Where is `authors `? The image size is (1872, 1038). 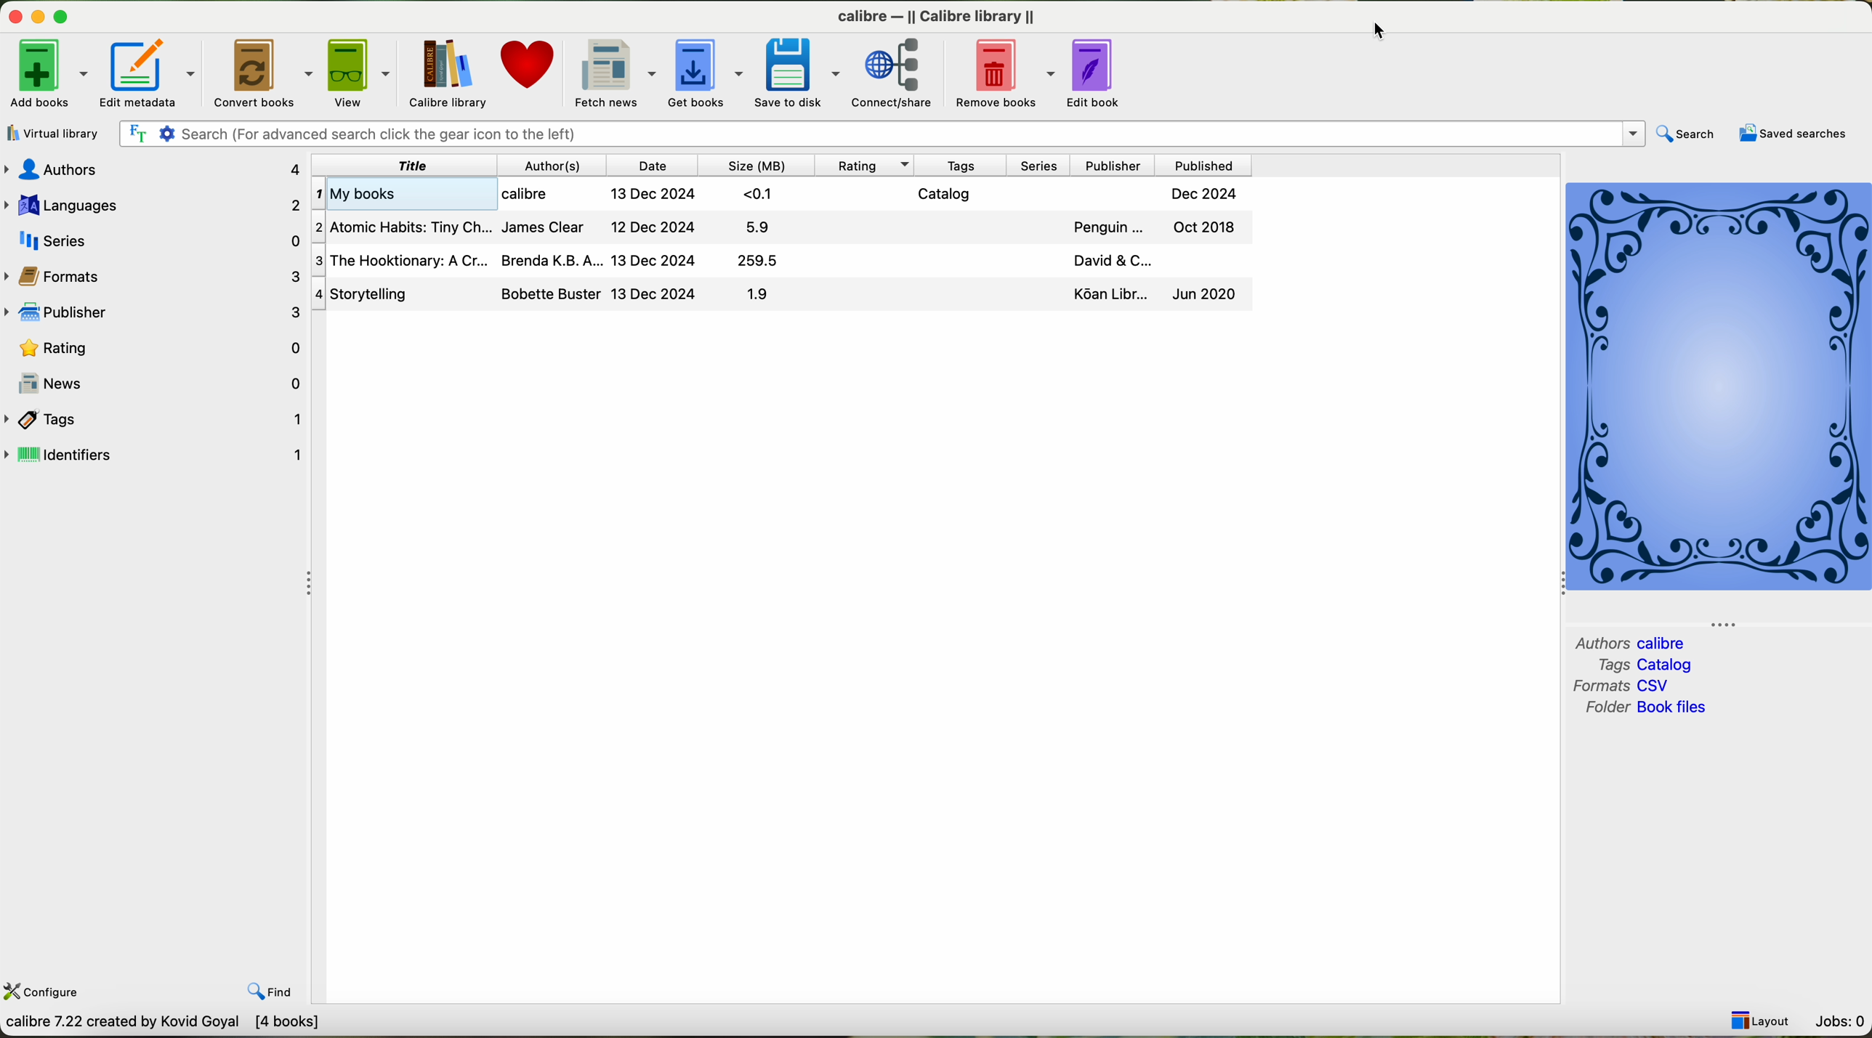
authors  is located at coordinates (1599, 643).